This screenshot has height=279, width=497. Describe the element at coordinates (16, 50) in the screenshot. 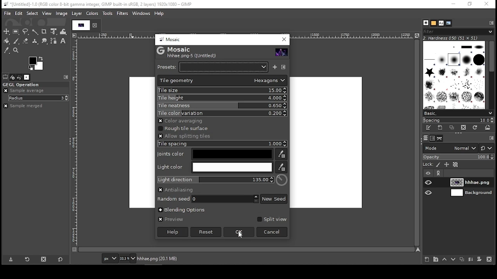

I see `zoom tool` at that location.